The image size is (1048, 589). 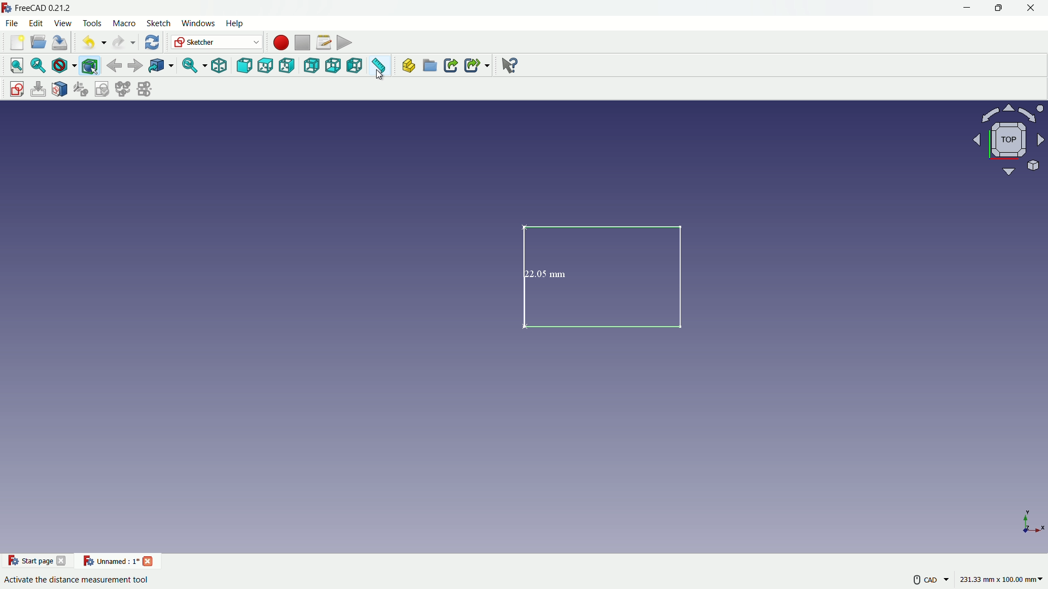 I want to click on merge sketches, so click(x=124, y=89).